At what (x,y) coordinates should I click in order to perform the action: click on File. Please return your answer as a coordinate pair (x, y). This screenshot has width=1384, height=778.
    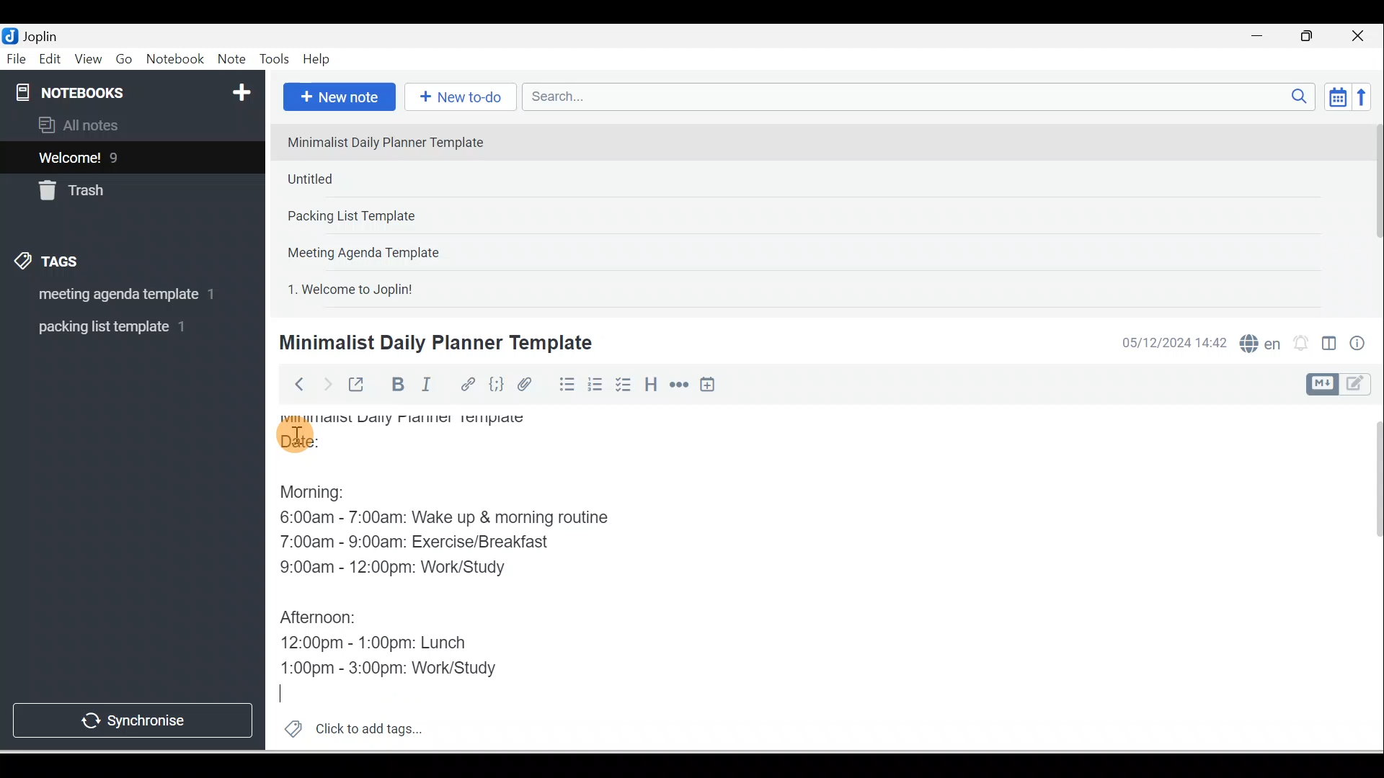
    Looking at the image, I should click on (17, 58).